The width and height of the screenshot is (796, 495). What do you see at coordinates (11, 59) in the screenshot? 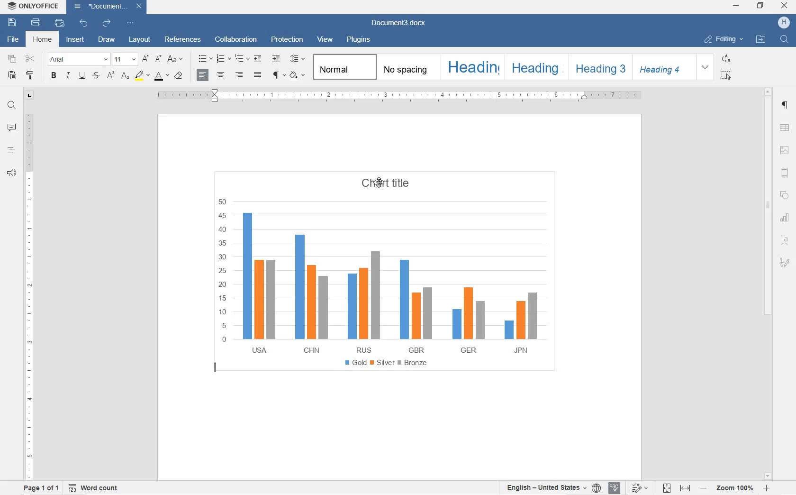
I see `COPY` at bounding box center [11, 59].